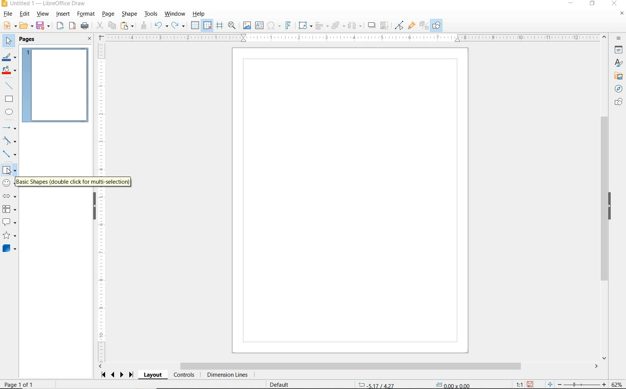 This screenshot has height=389, width=626. I want to click on INSERT FRONTWORK TEXT, so click(288, 25).